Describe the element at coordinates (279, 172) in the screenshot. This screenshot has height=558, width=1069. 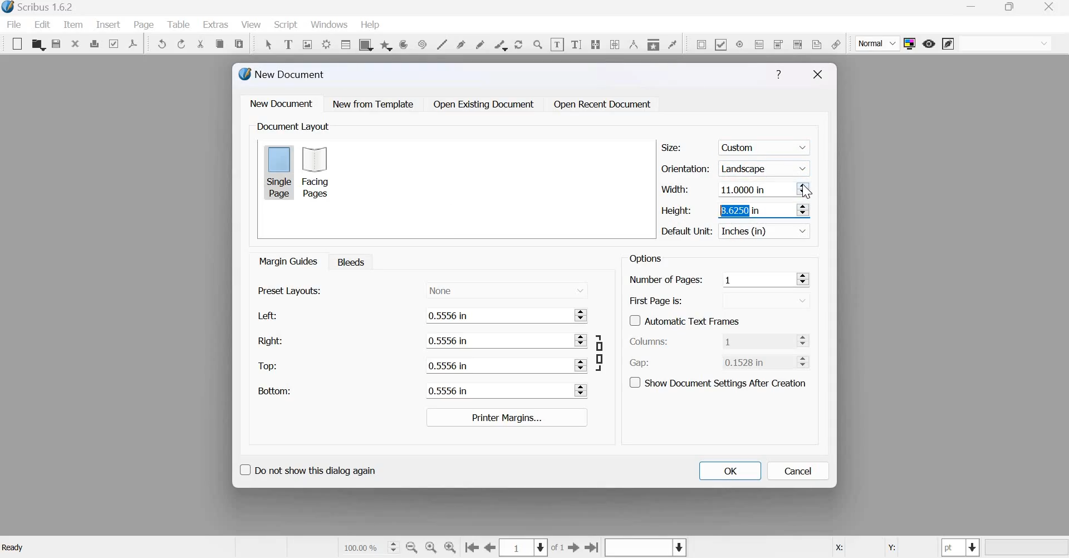
I see `Single page` at that location.